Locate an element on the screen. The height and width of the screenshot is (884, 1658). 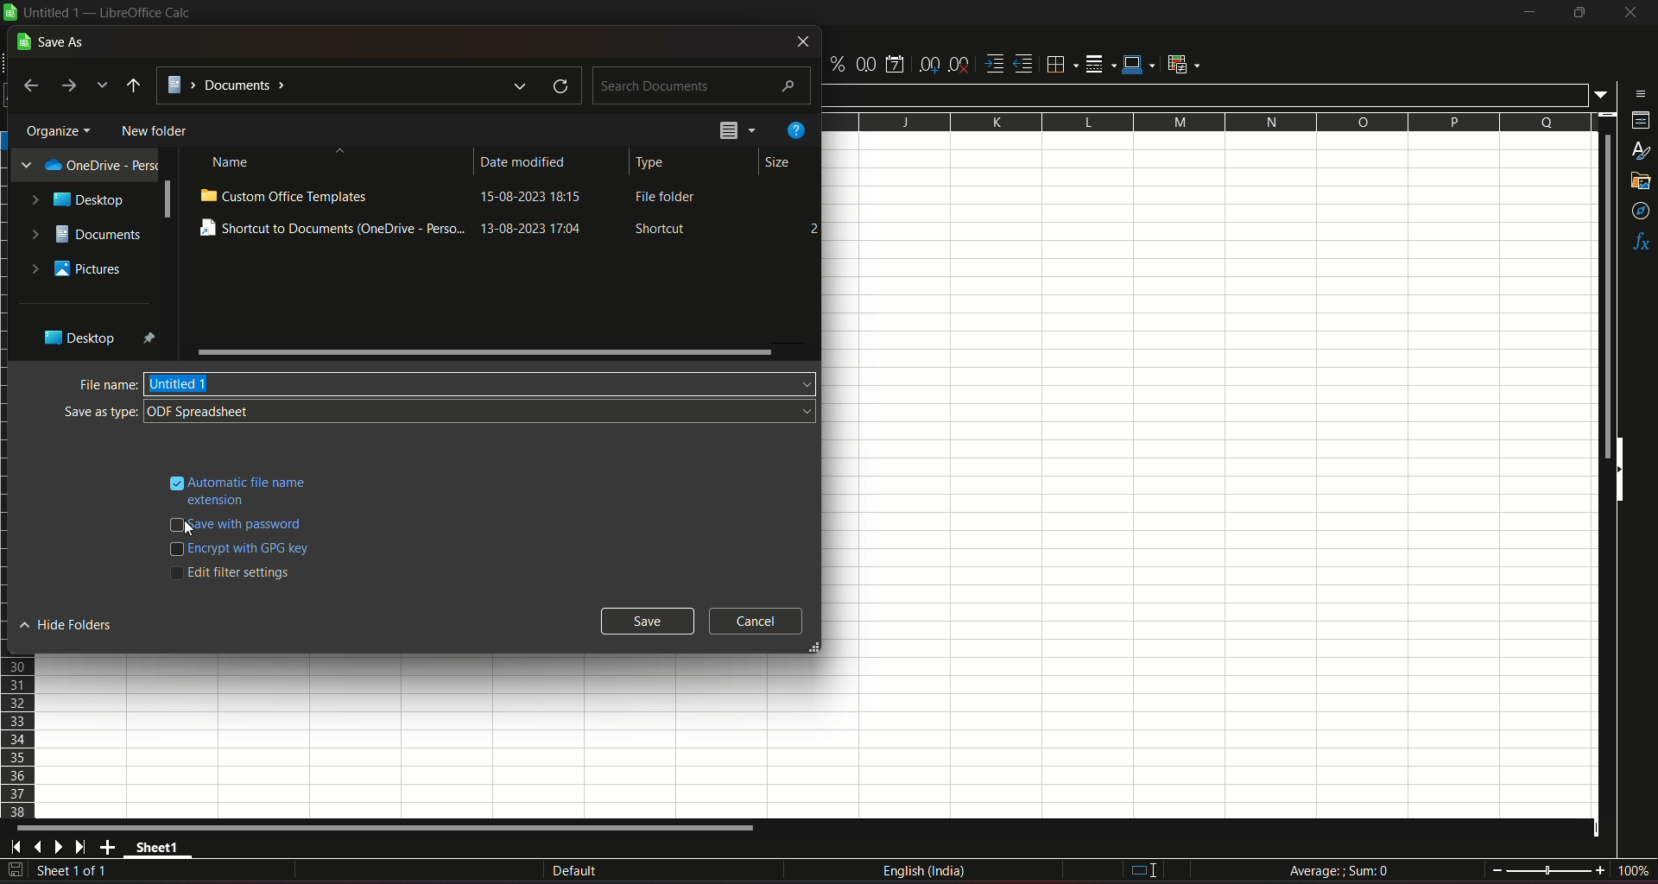
automatic file name extension is located at coordinates (250, 489).